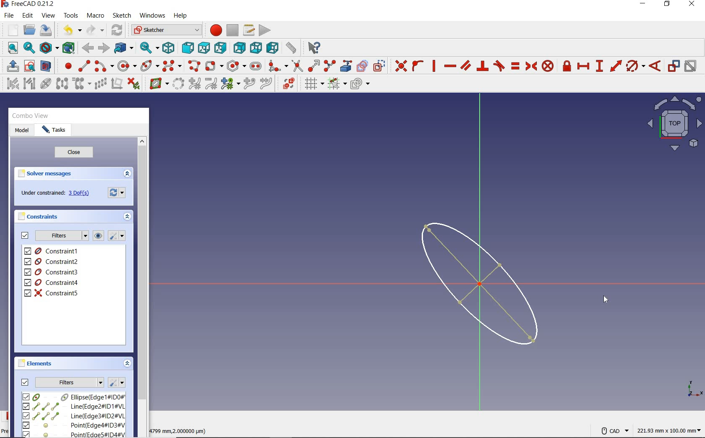 This screenshot has height=438, width=705. Describe the element at coordinates (63, 83) in the screenshot. I see `symmetry` at that location.